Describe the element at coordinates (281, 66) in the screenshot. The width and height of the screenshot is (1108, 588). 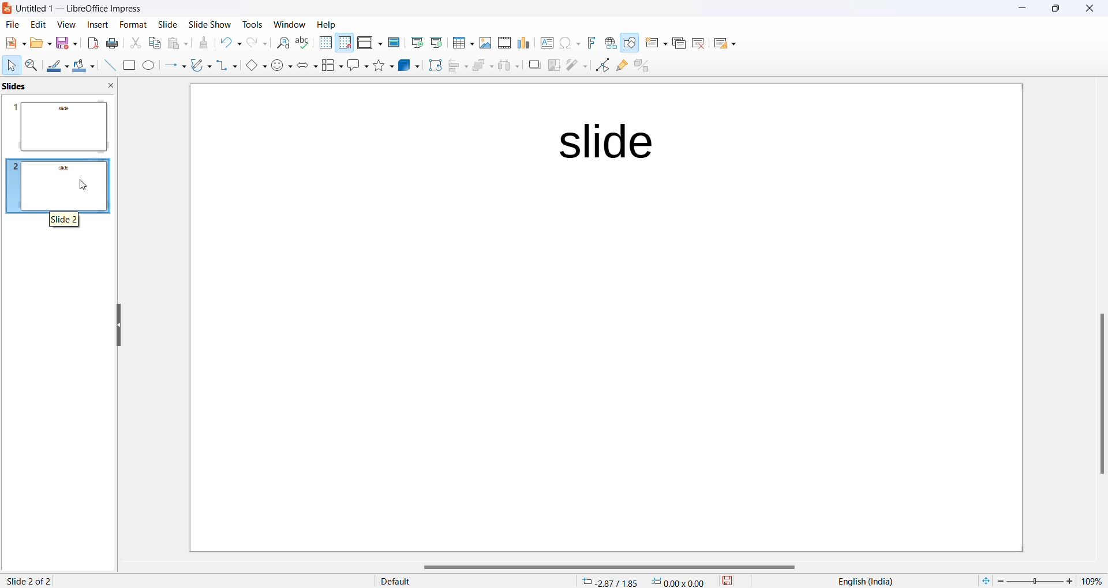
I see `symbol shapes` at that location.